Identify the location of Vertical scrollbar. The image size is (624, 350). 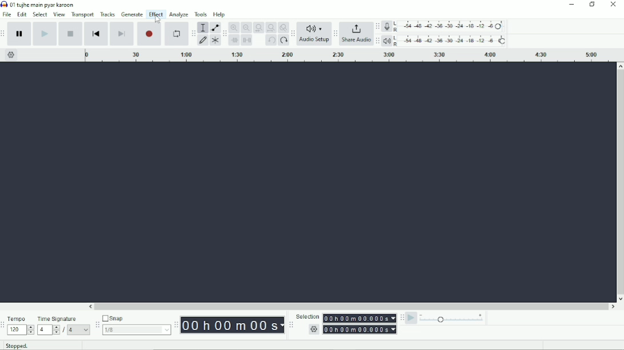
(620, 181).